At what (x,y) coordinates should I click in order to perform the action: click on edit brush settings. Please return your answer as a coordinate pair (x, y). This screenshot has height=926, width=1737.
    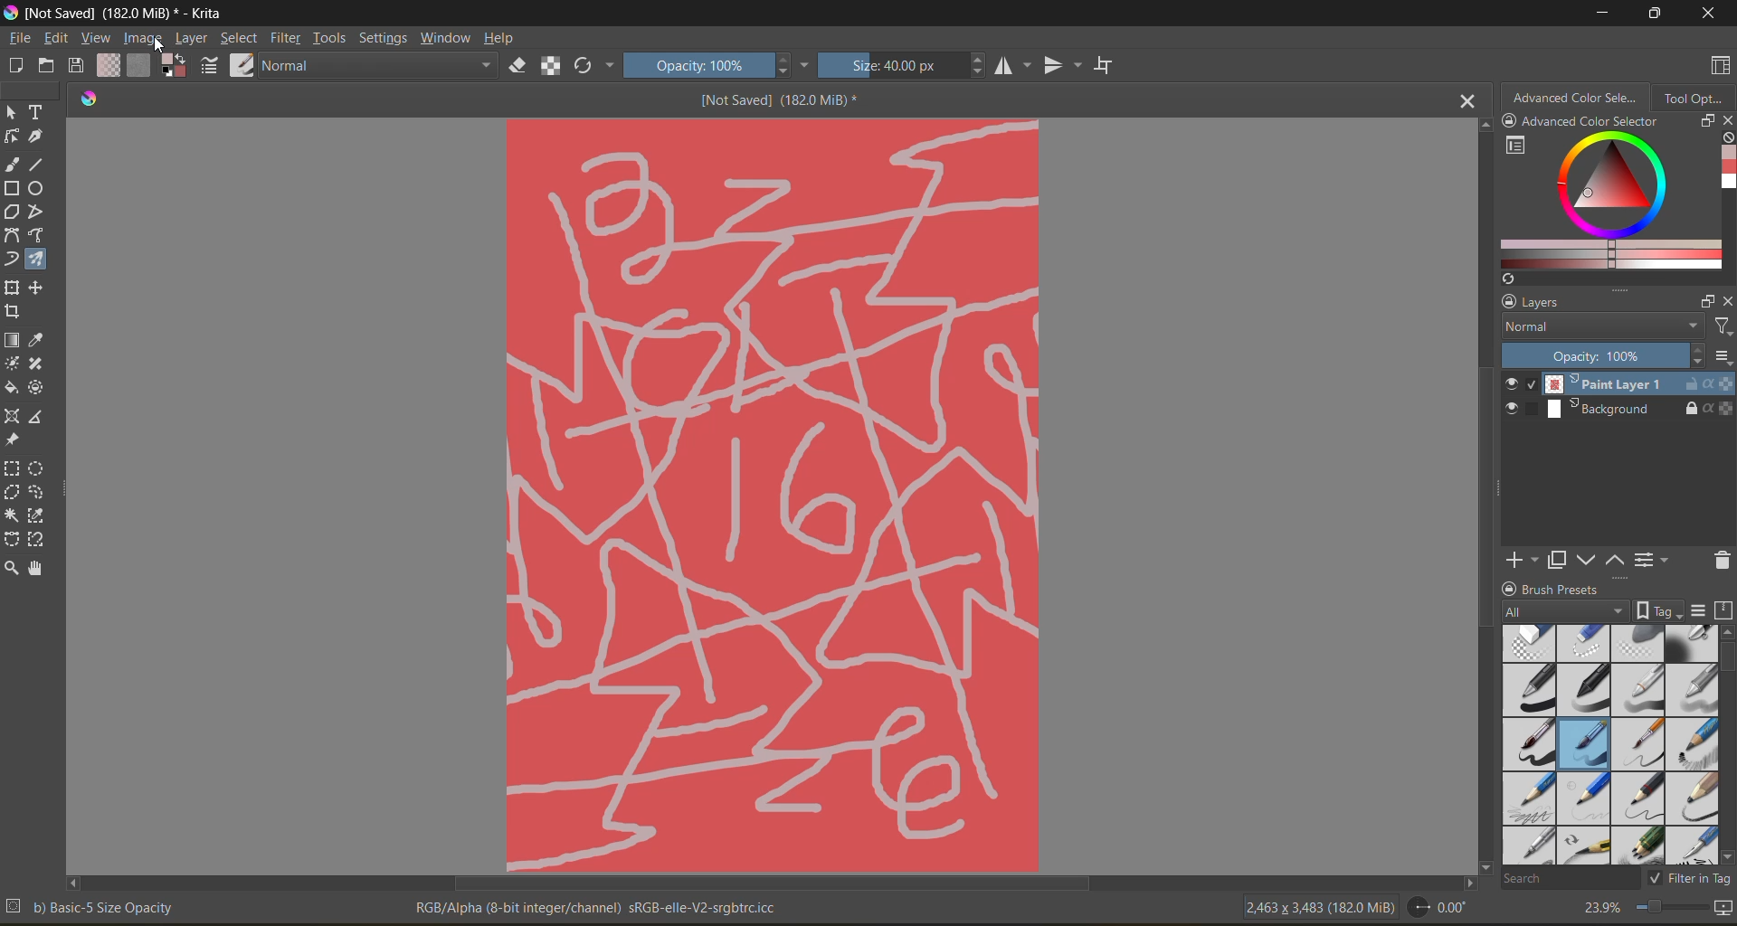
    Looking at the image, I should click on (209, 68).